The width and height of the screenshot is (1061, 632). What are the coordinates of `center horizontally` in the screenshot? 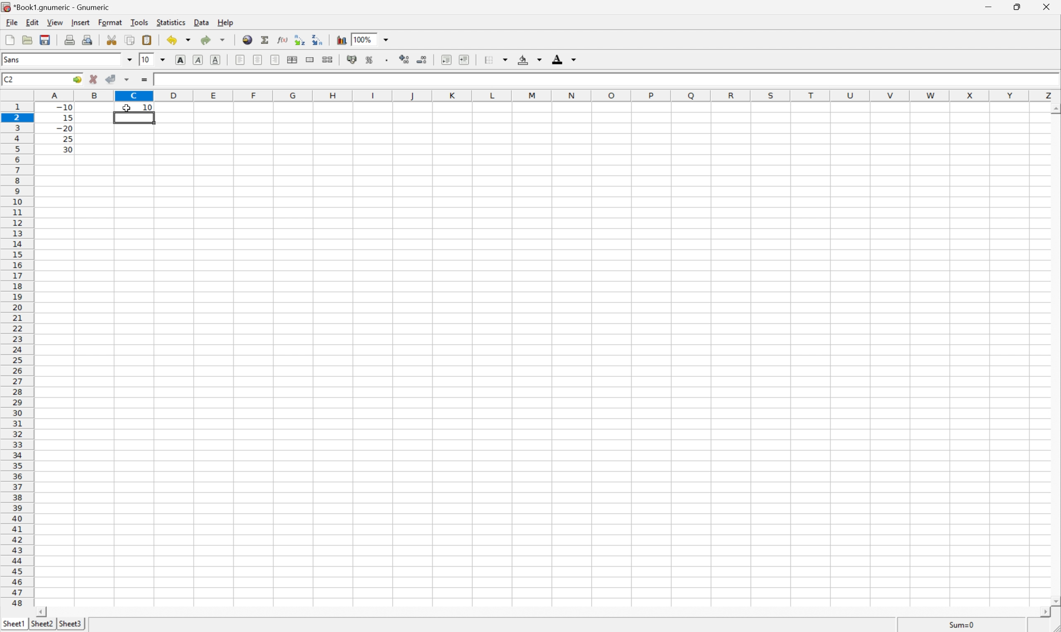 It's located at (258, 60).